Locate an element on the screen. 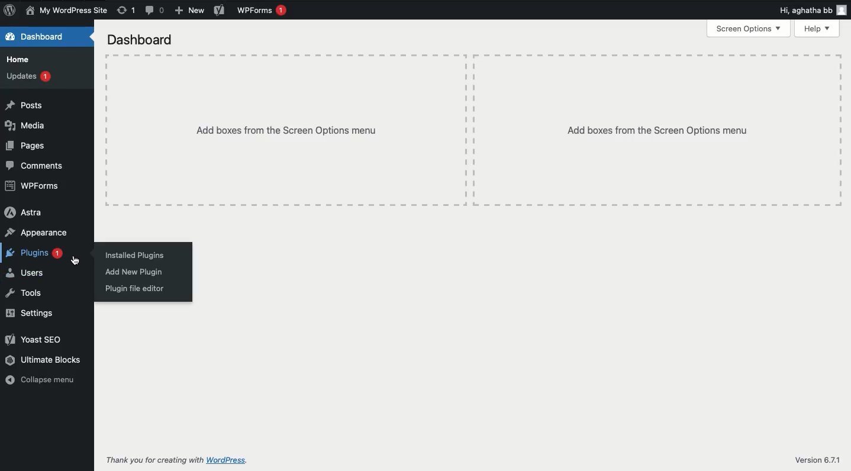  Dashboard is located at coordinates (140, 41).